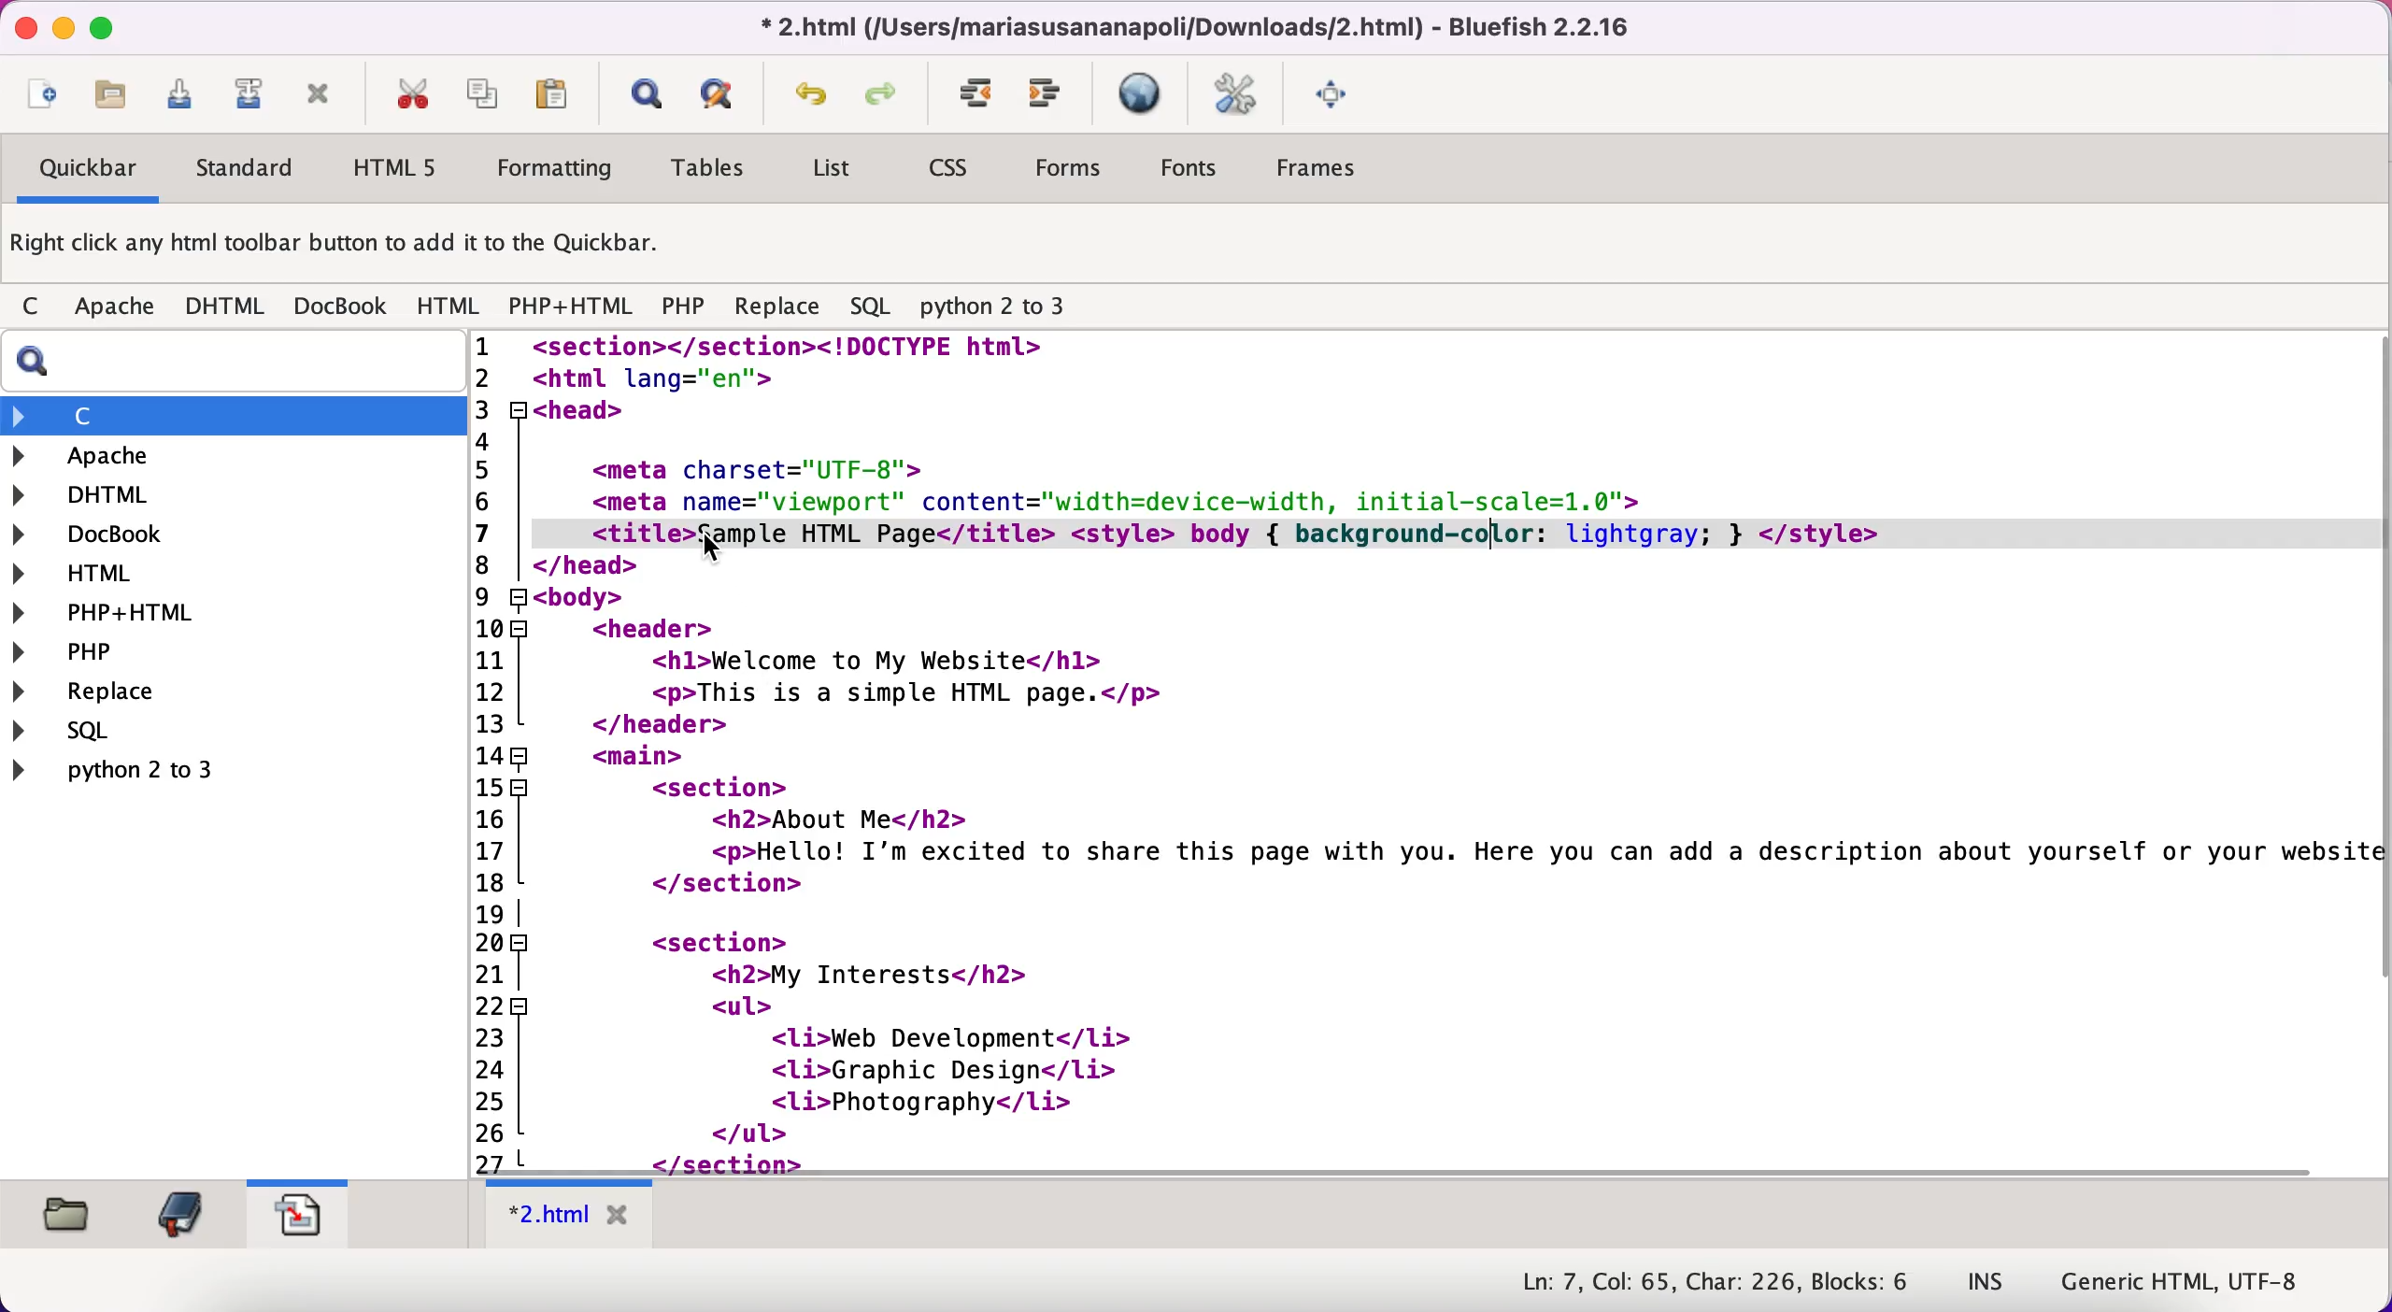 Image resolution: width=2392 pixels, height=1312 pixels. Describe the element at coordinates (186, 456) in the screenshot. I see `apache` at that location.